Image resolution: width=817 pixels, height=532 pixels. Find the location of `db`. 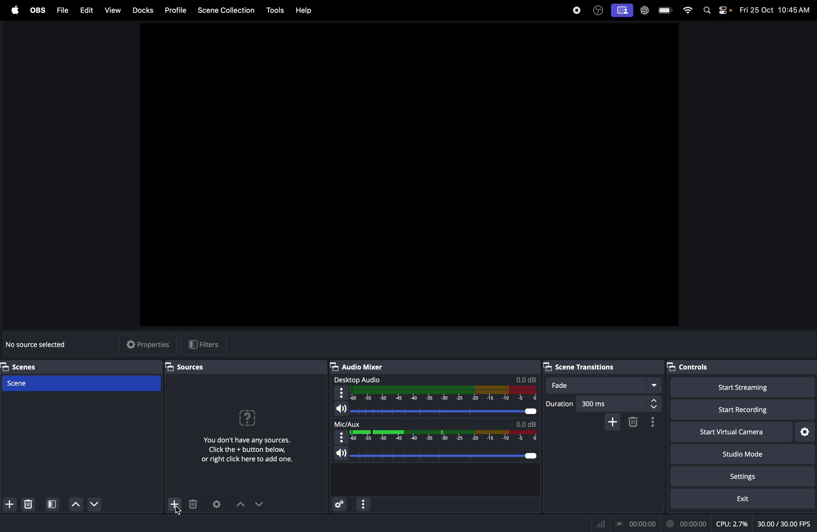

db is located at coordinates (525, 379).